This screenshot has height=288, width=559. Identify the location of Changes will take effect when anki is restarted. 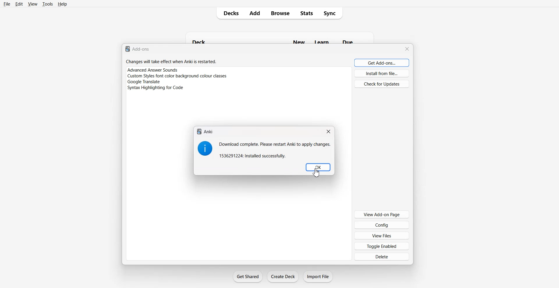
(171, 62).